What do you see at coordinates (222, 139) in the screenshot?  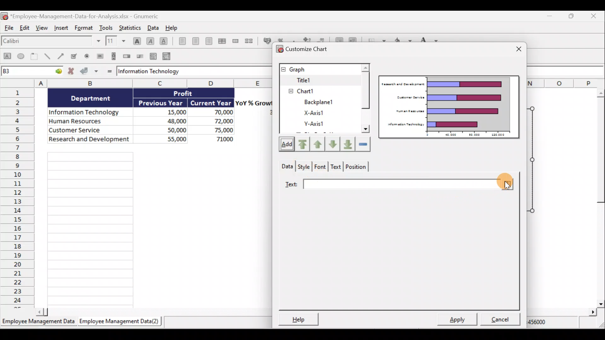 I see `71000` at bounding box center [222, 139].